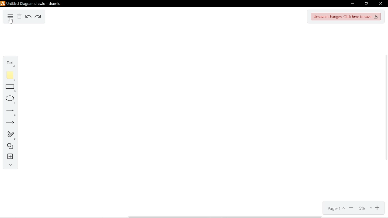  What do you see at coordinates (9, 165) in the screenshot?
I see `Collapse` at bounding box center [9, 165].